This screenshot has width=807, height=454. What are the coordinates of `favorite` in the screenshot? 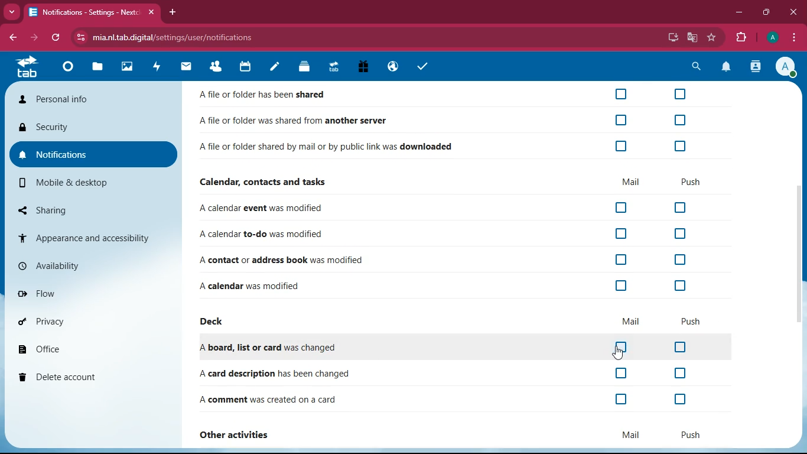 It's located at (712, 37).